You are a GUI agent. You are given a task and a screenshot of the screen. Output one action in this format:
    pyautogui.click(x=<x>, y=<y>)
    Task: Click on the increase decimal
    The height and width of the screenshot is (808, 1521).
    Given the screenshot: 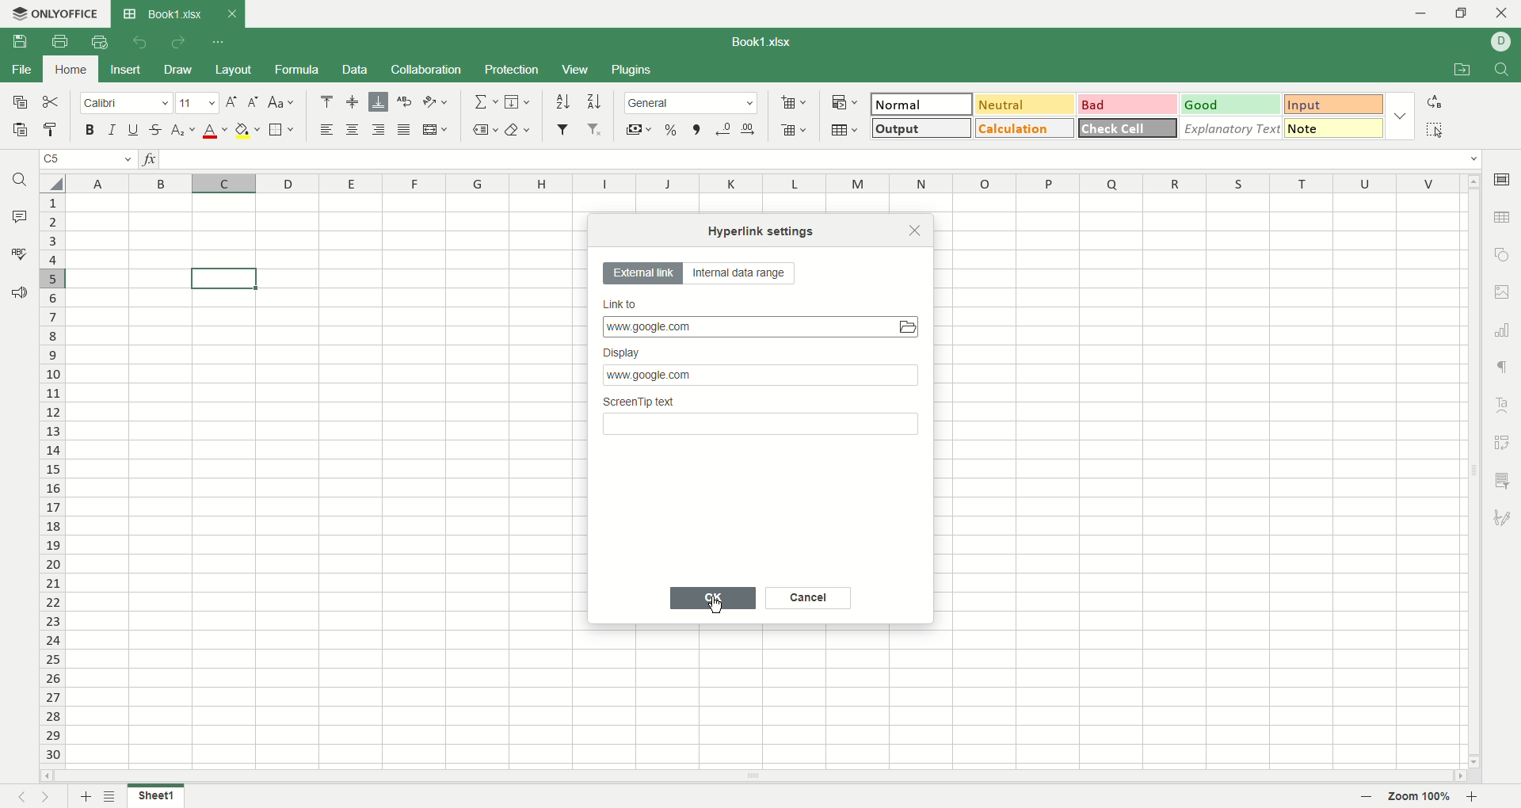 What is the action you would take?
    pyautogui.click(x=753, y=126)
    